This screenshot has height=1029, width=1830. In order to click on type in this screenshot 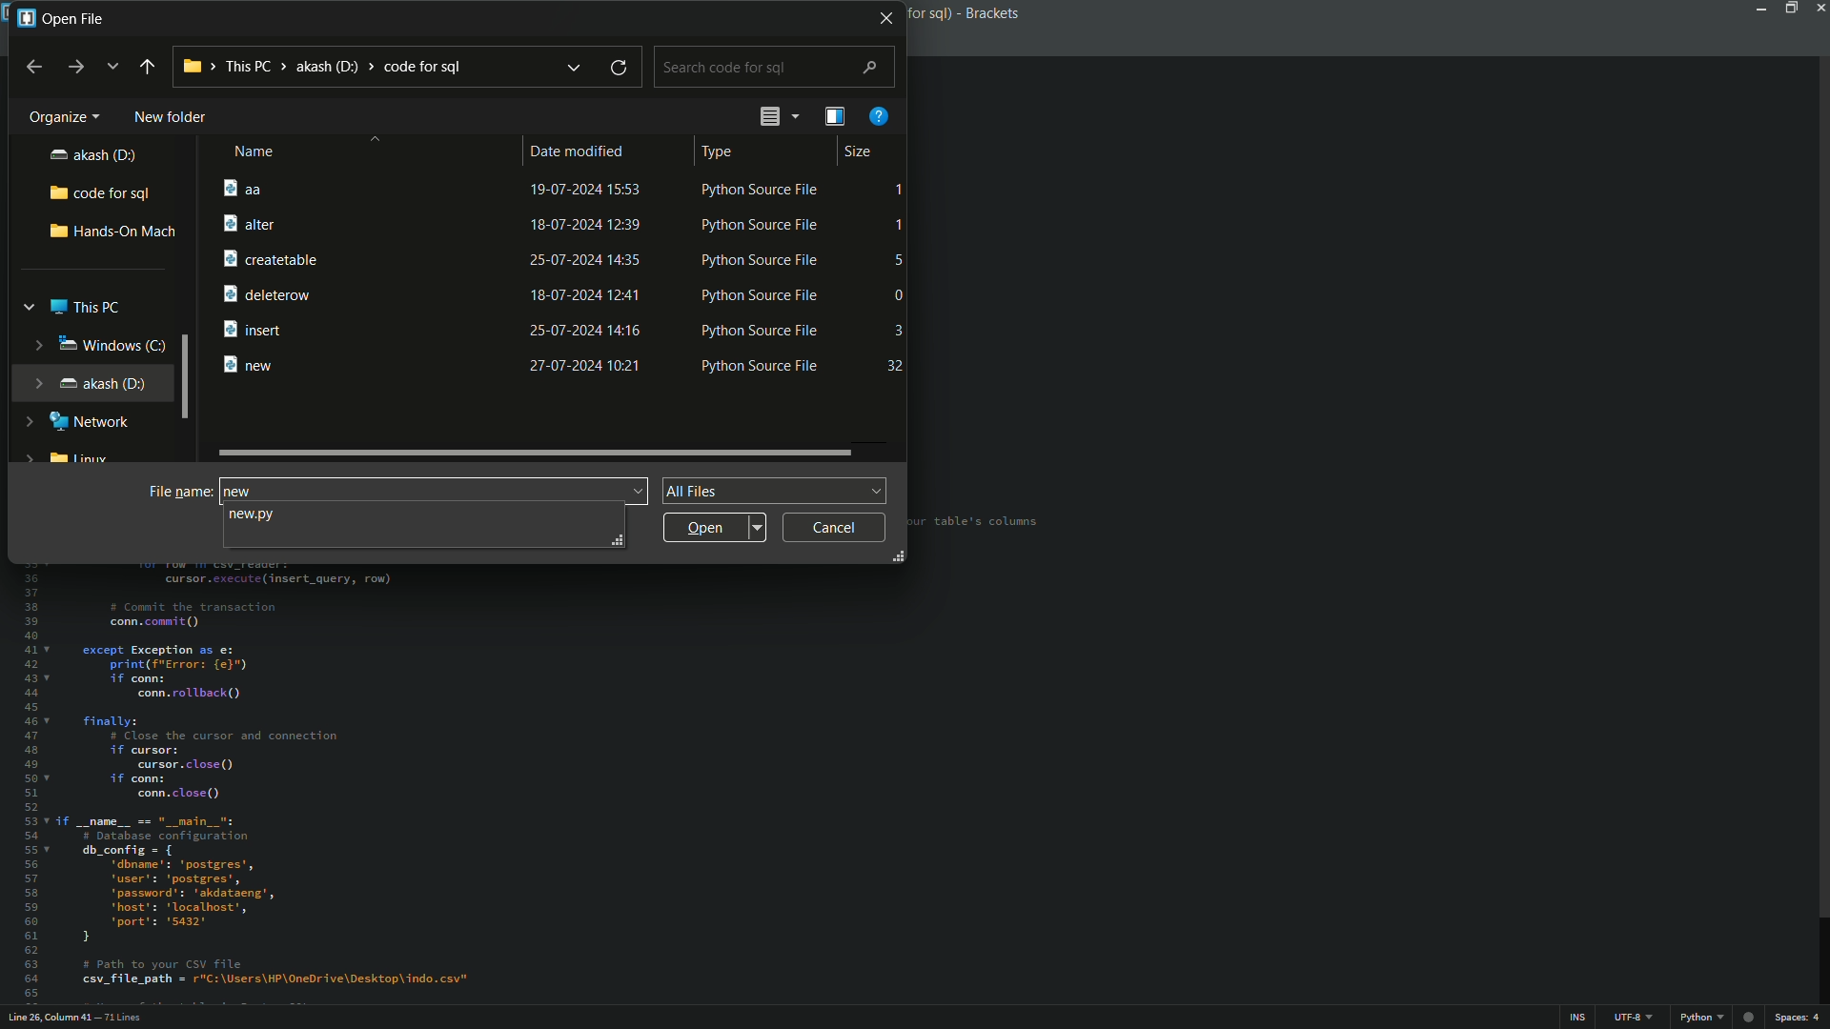, I will do `click(717, 153)`.